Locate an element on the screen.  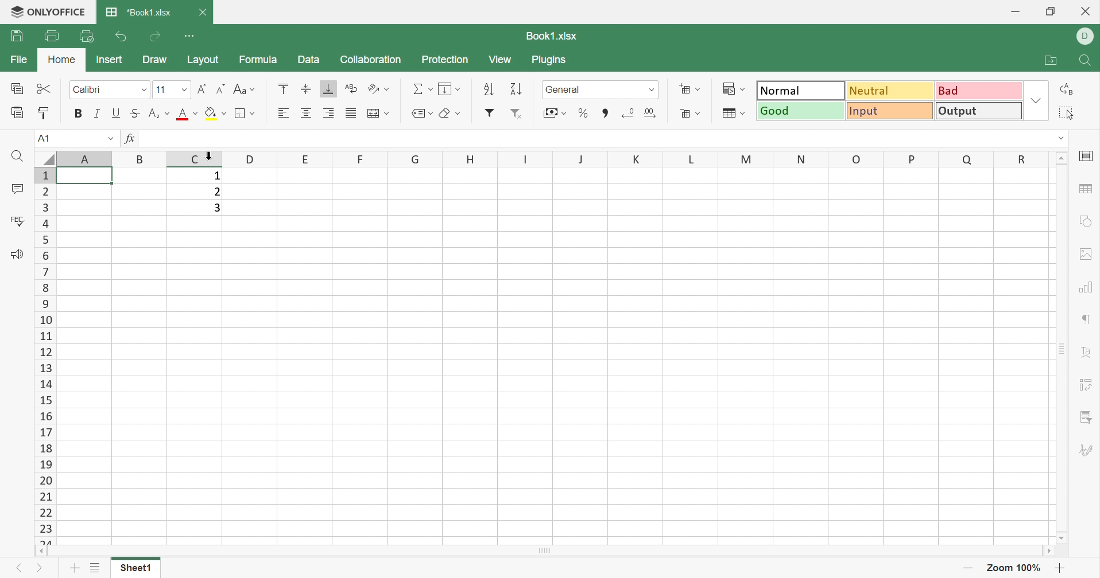
3 is located at coordinates (214, 207).